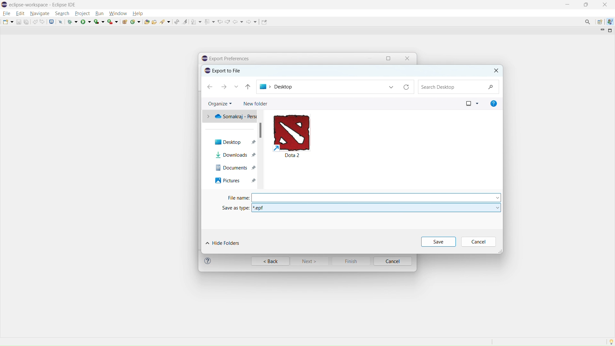 This screenshot has width=615, height=346. I want to click on Pictures, so click(232, 181).